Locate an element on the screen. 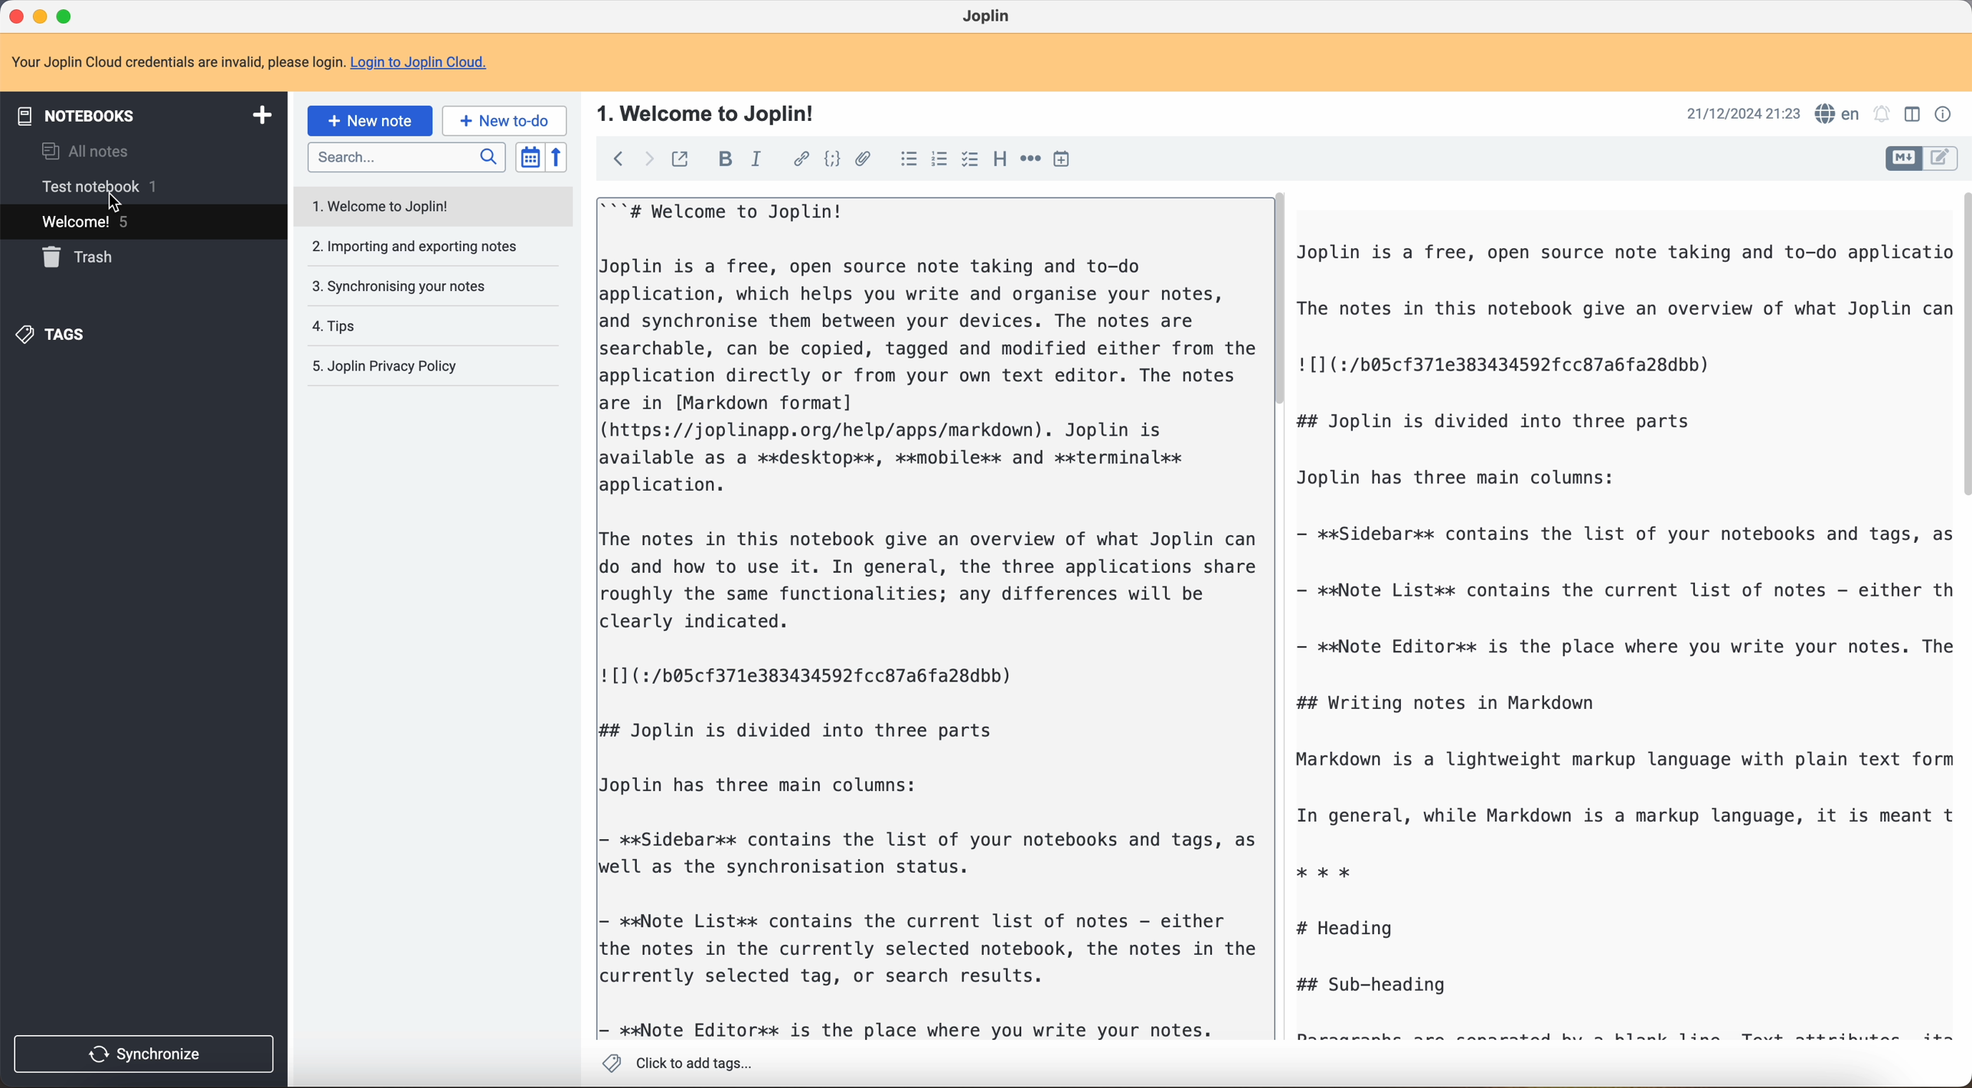 Image resolution: width=1972 pixels, height=1088 pixels. numbered list is located at coordinates (942, 158).